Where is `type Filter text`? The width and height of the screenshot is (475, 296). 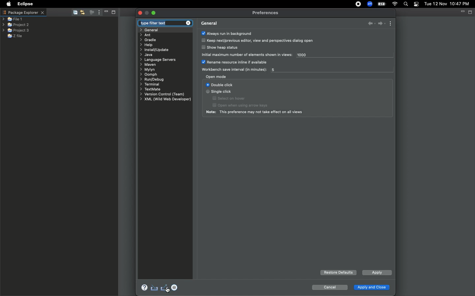 type Filter text is located at coordinates (164, 23).